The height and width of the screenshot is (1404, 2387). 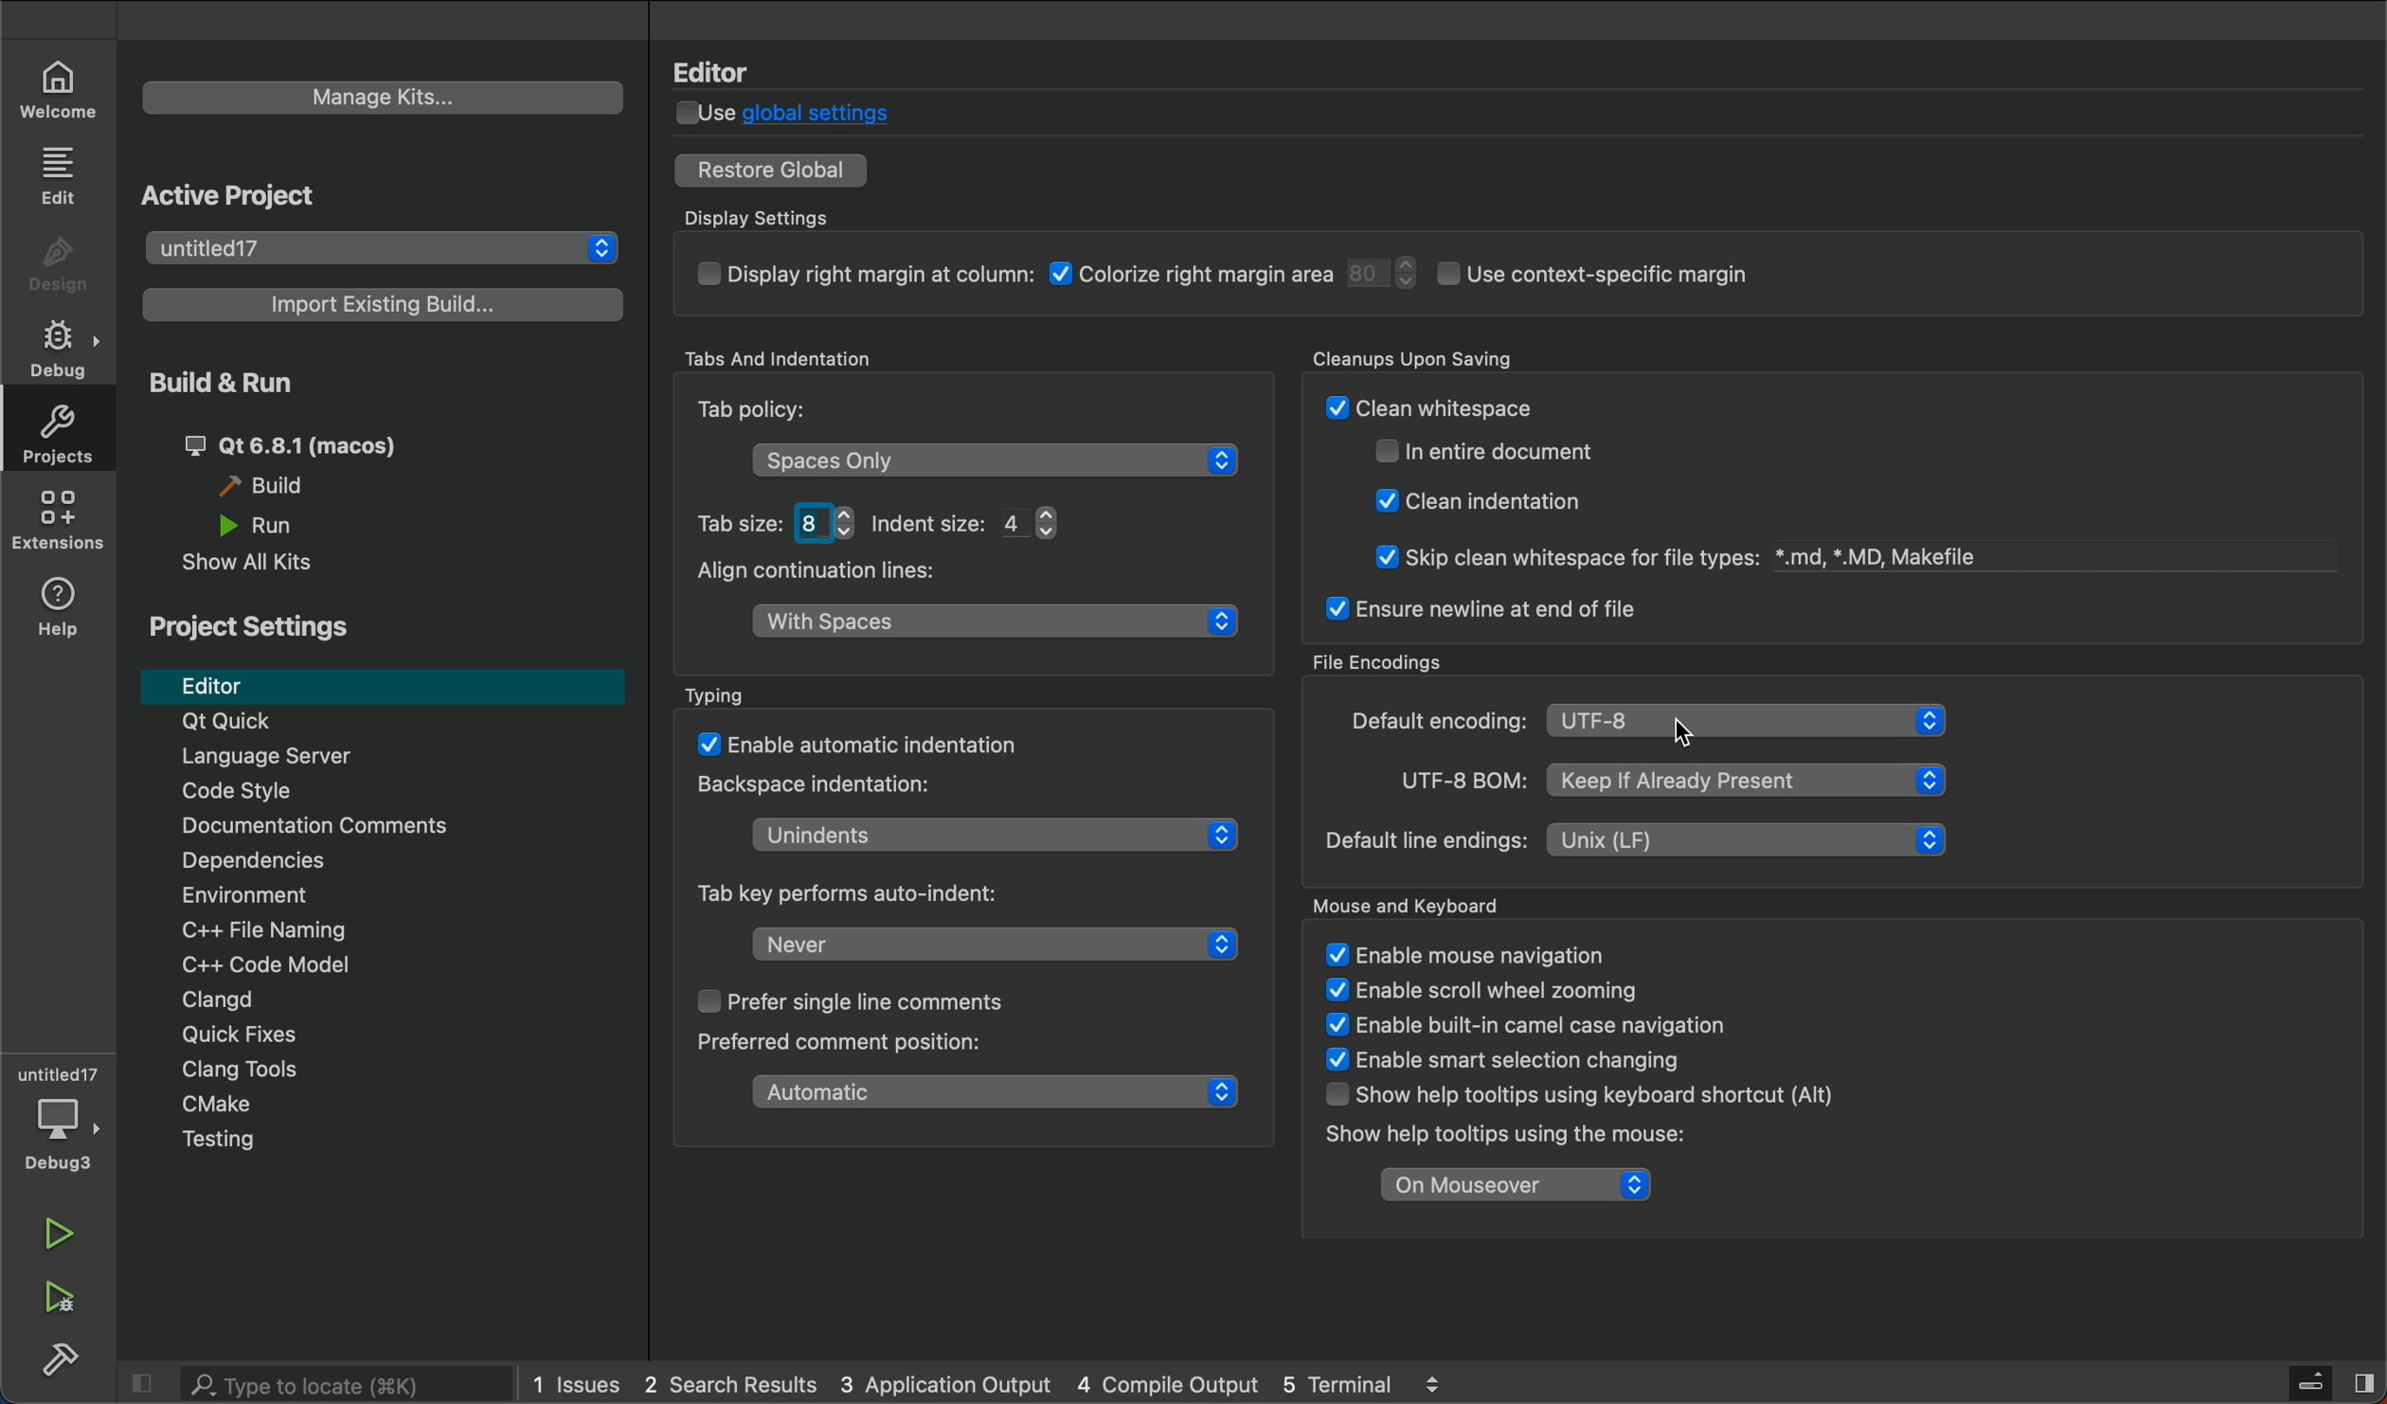 I want to click on Clangd, so click(x=362, y=999).